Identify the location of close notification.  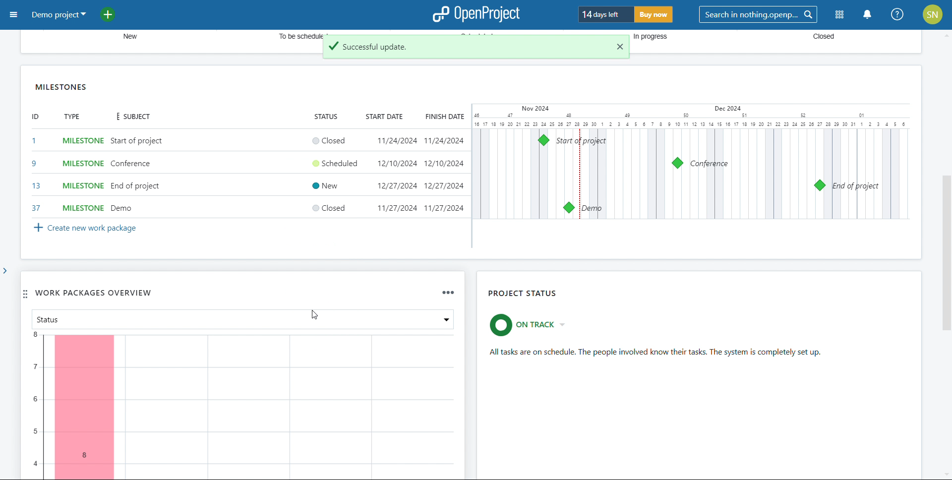
(620, 46).